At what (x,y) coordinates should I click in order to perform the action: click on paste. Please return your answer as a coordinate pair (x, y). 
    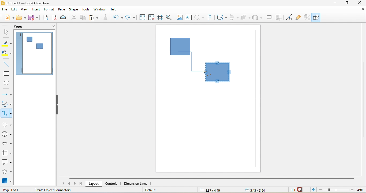
    Looking at the image, I should click on (95, 18).